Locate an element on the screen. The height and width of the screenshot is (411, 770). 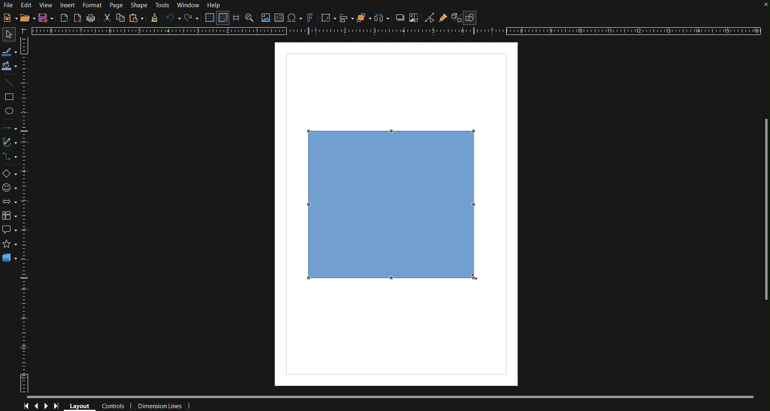
Shadow is located at coordinates (399, 17).